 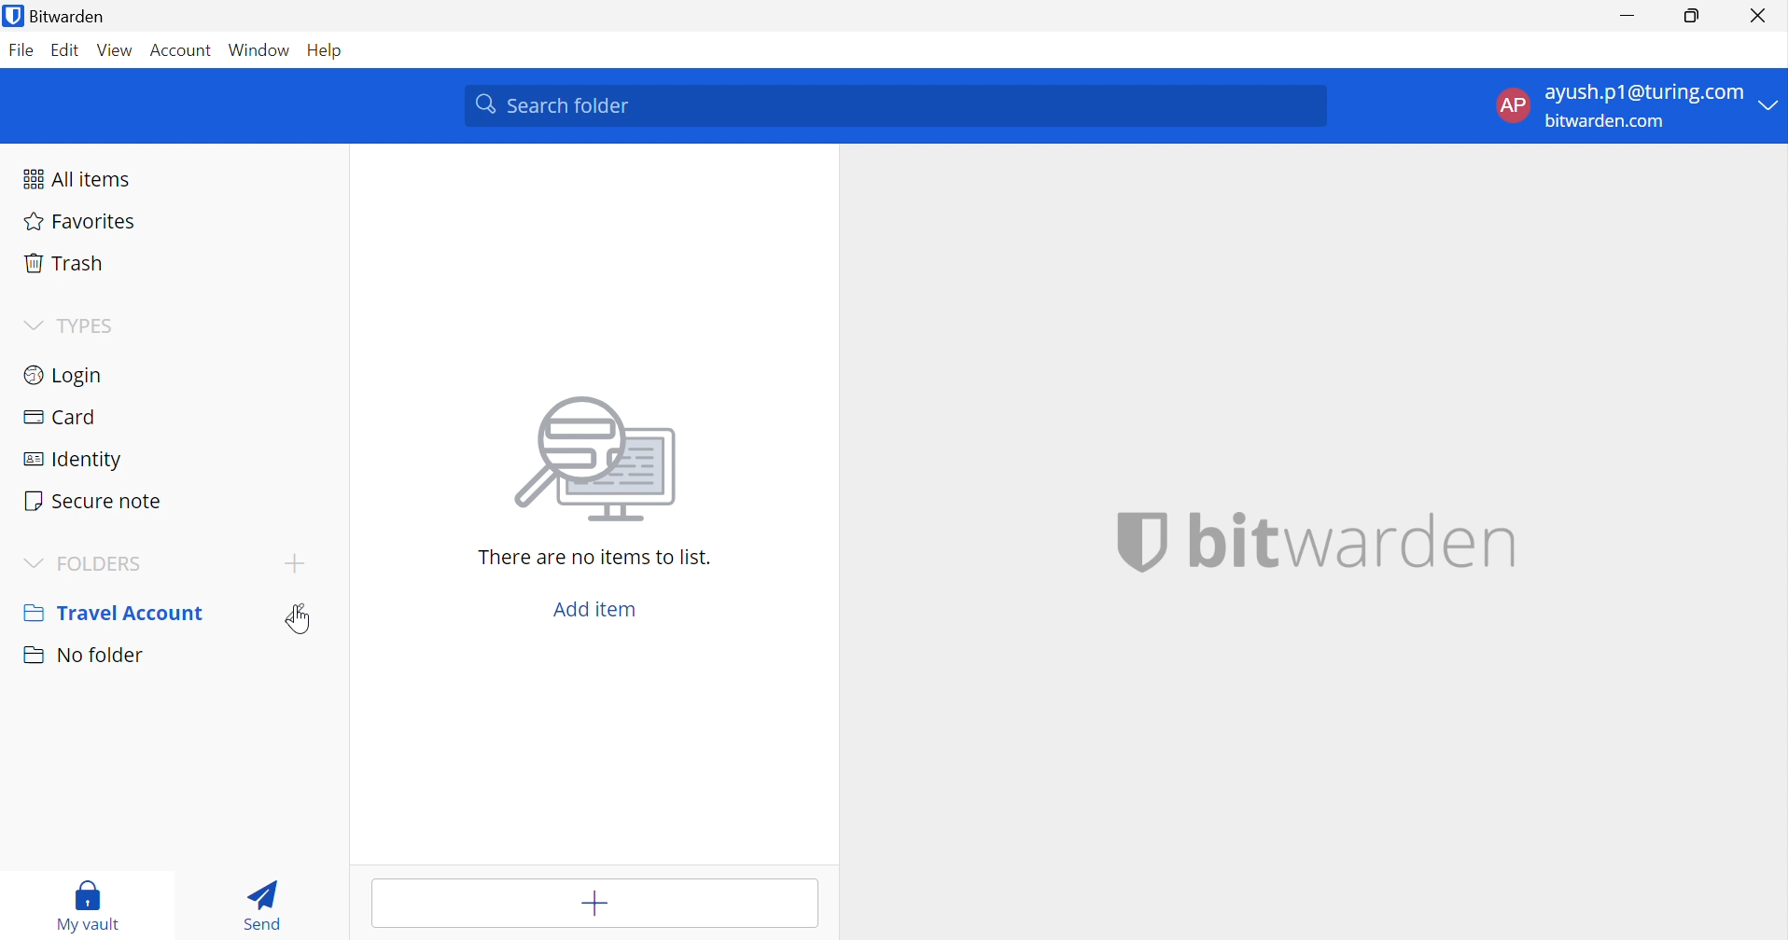 What do you see at coordinates (27, 325) in the screenshot?
I see `Drop Down` at bounding box center [27, 325].